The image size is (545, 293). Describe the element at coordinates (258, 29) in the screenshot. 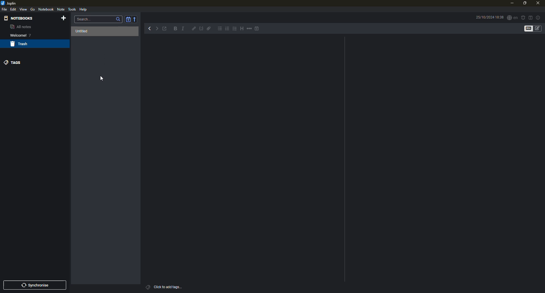

I see `insert time` at that location.